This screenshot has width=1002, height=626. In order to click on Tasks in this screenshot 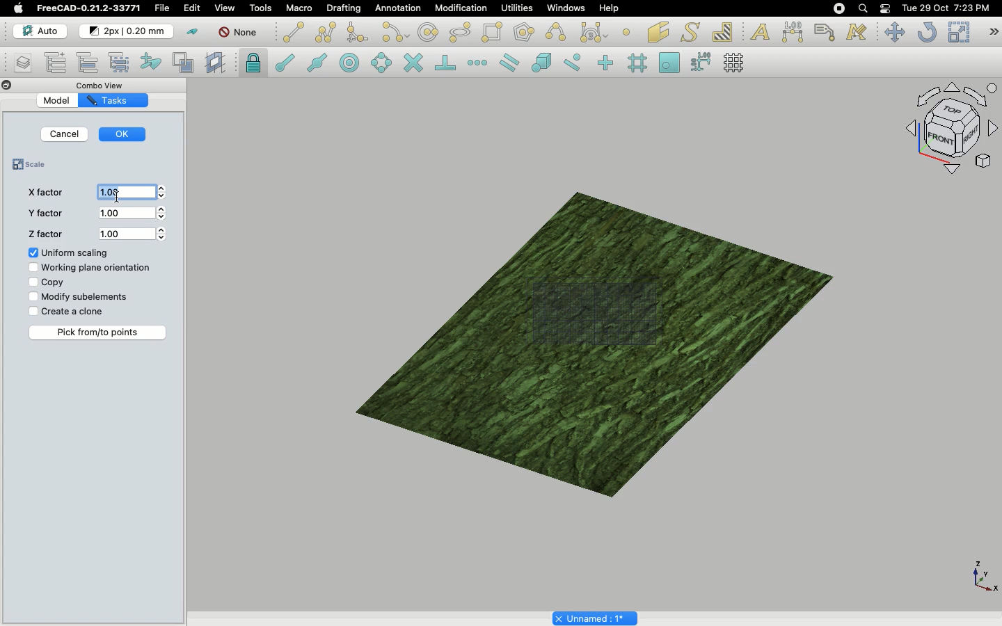, I will do `click(109, 100)`.